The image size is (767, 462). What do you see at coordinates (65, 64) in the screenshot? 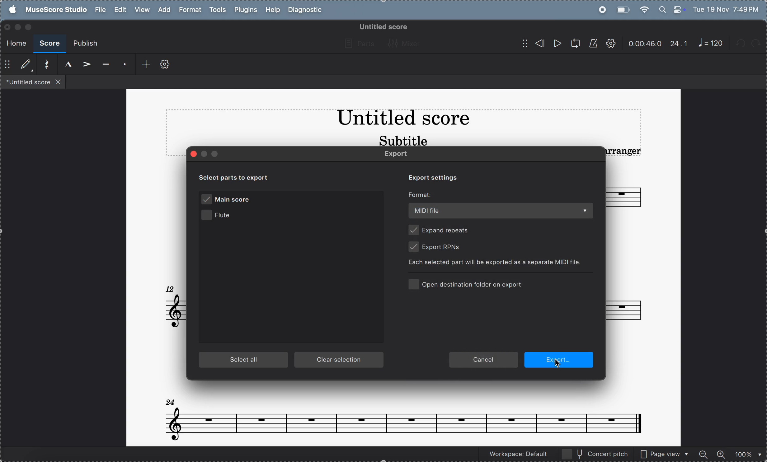
I see `marcato` at bounding box center [65, 64].